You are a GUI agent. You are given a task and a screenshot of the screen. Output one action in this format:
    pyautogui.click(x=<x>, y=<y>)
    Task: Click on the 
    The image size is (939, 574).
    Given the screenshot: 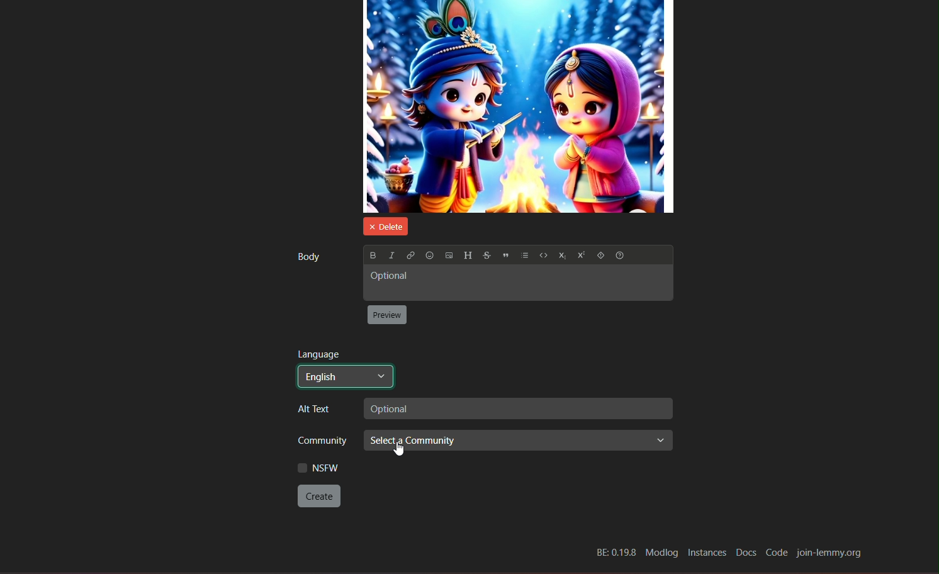 What is the action you would take?
    pyautogui.click(x=561, y=257)
    